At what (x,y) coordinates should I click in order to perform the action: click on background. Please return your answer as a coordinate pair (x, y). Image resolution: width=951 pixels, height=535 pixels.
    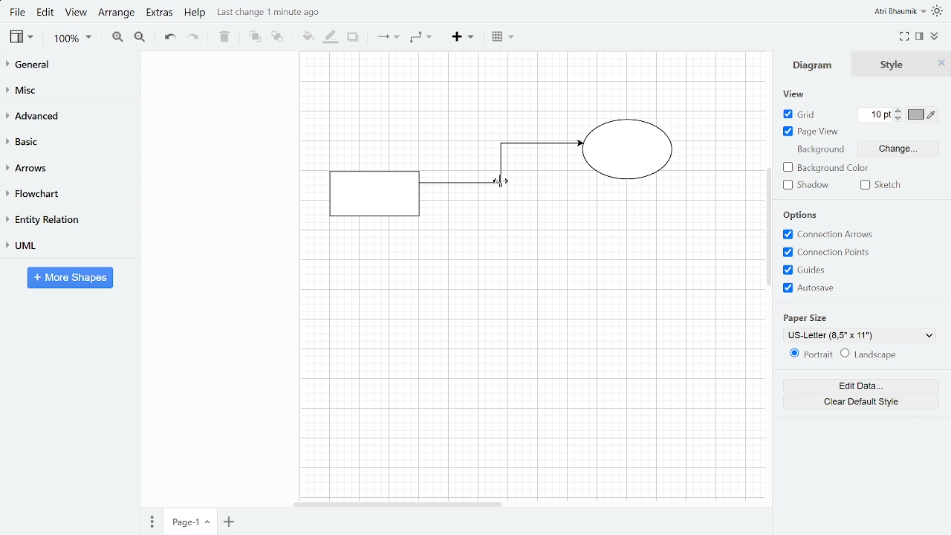
    Looking at the image, I should click on (819, 150).